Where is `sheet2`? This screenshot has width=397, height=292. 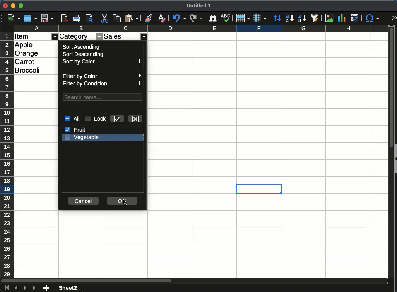 sheet2 is located at coordinates (69, 288).